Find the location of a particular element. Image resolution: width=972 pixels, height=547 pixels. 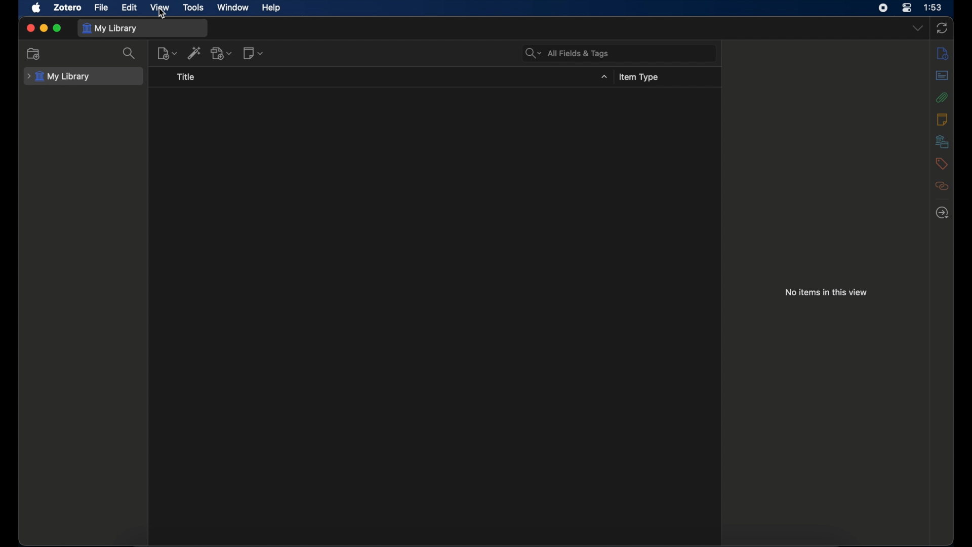

item type is located at coordinates (638, 77).